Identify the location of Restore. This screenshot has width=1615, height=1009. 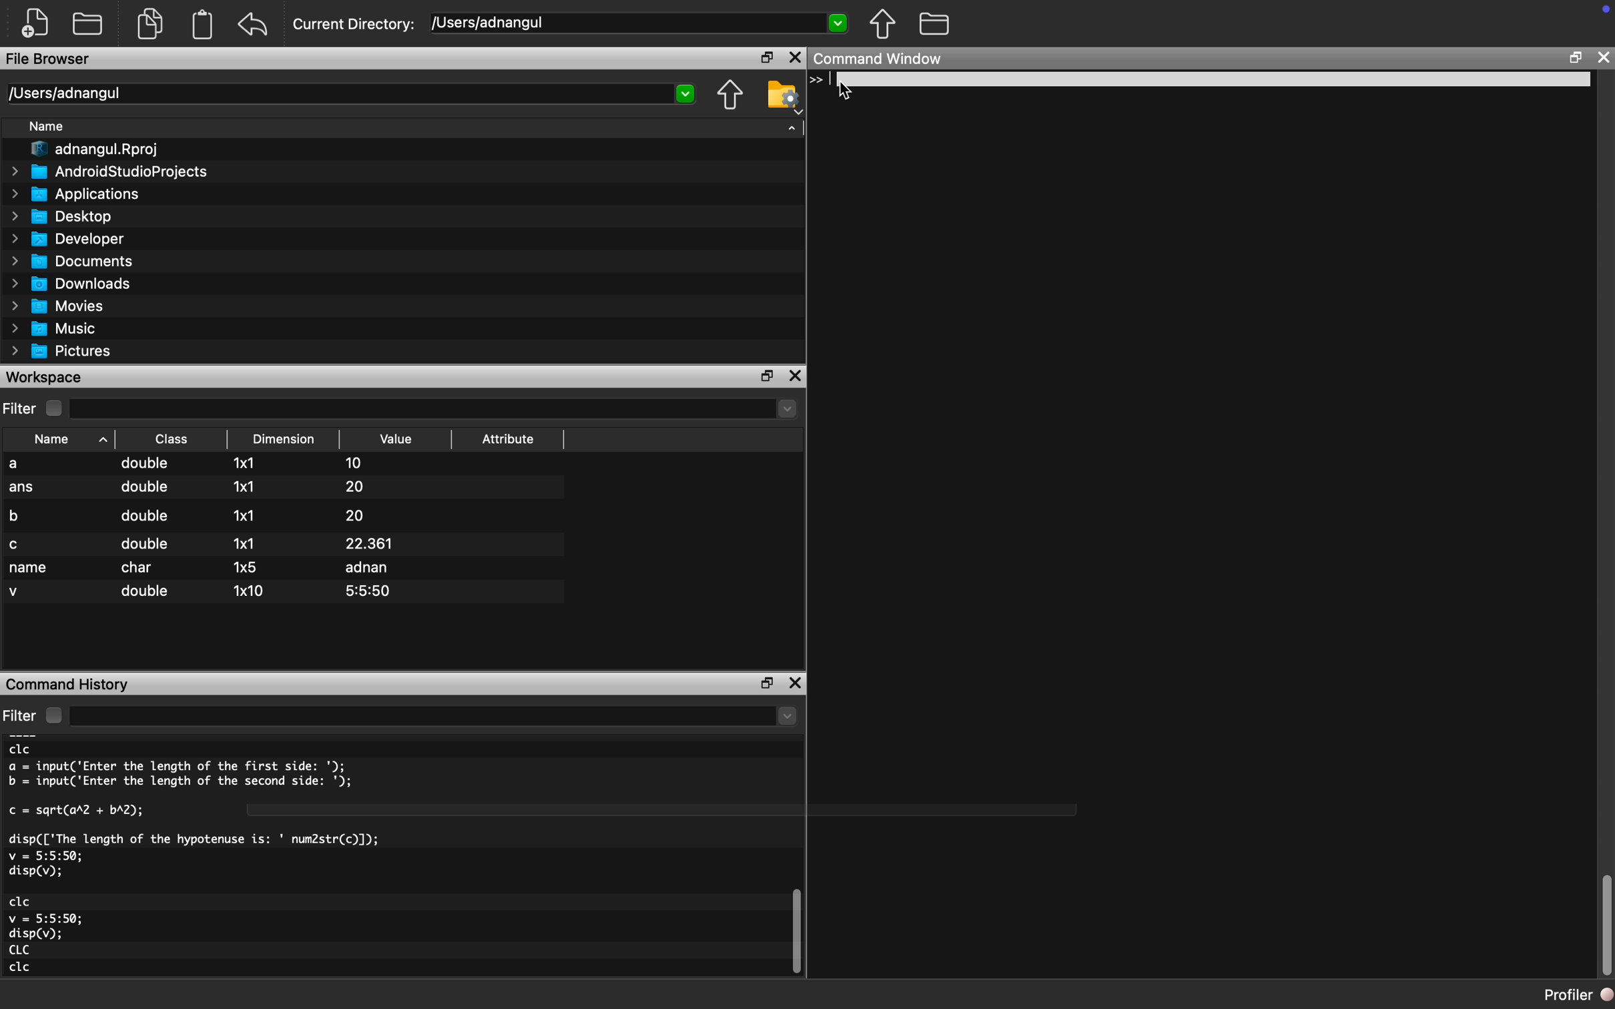
(765, 375).